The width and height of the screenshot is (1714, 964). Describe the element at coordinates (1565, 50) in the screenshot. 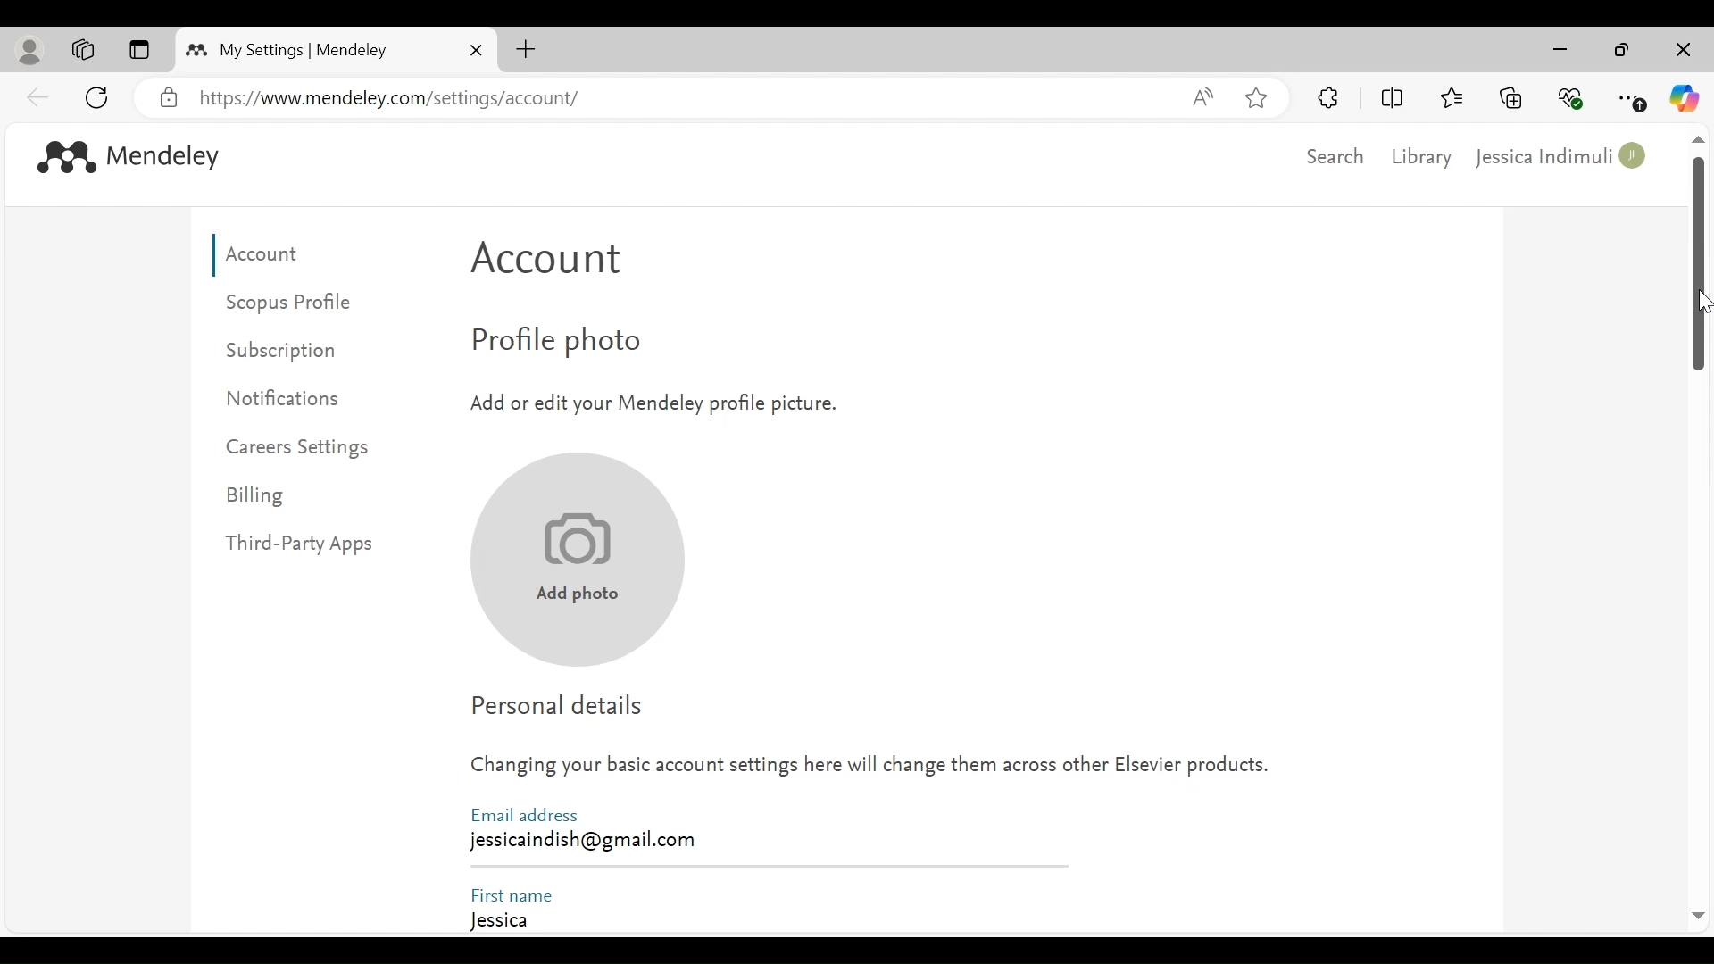

I see `minimize` at that location.